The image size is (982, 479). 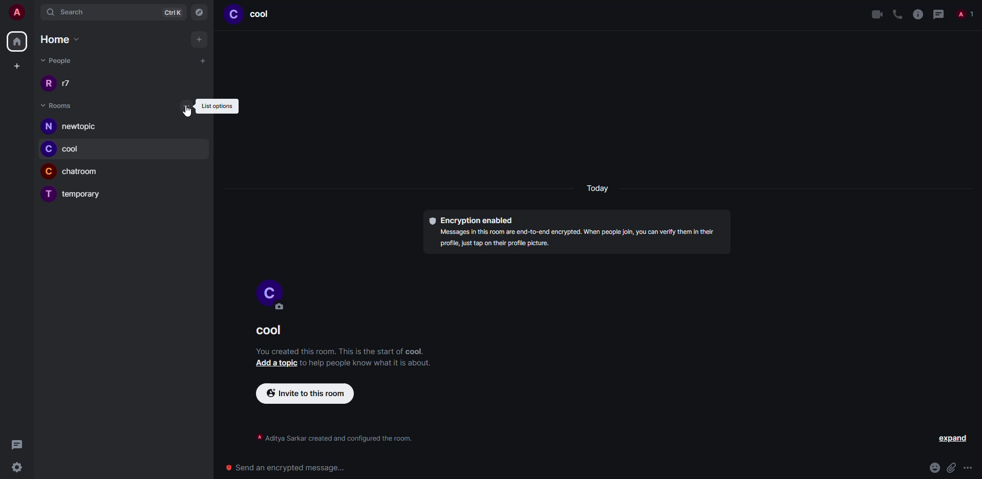 I want to click on info, so click(x=916, y=14).